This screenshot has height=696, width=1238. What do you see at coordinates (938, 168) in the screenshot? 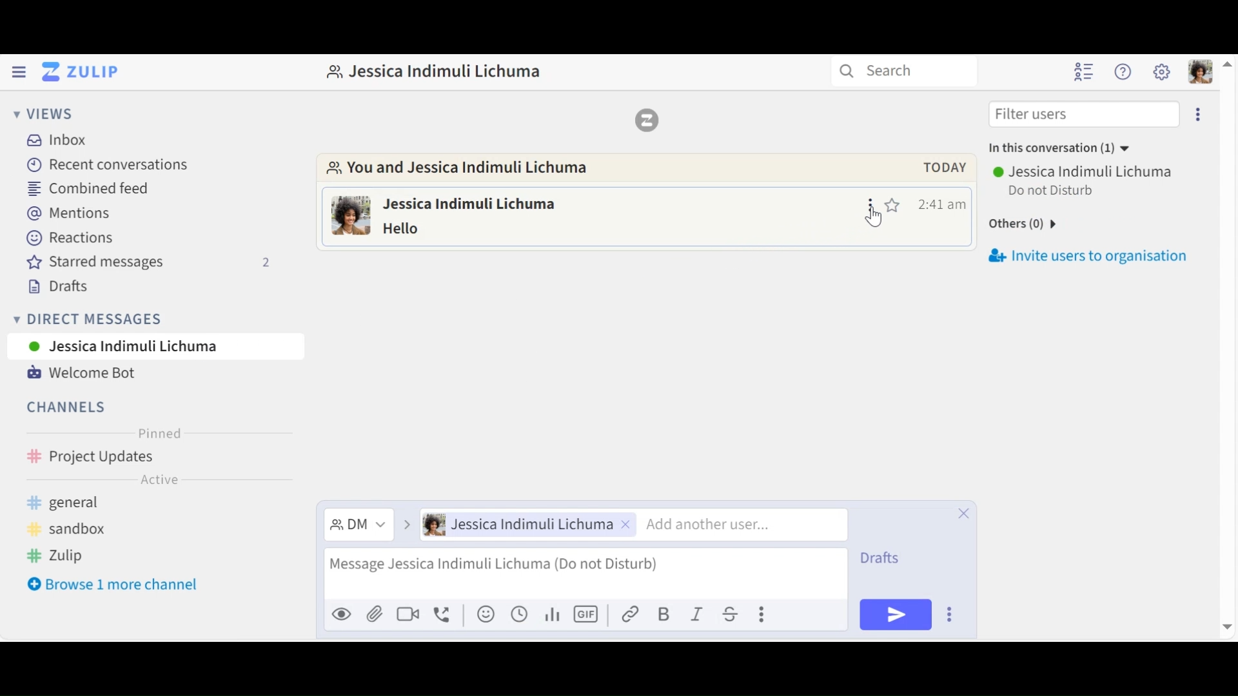
I see `today` at bounding box center [938, 168].